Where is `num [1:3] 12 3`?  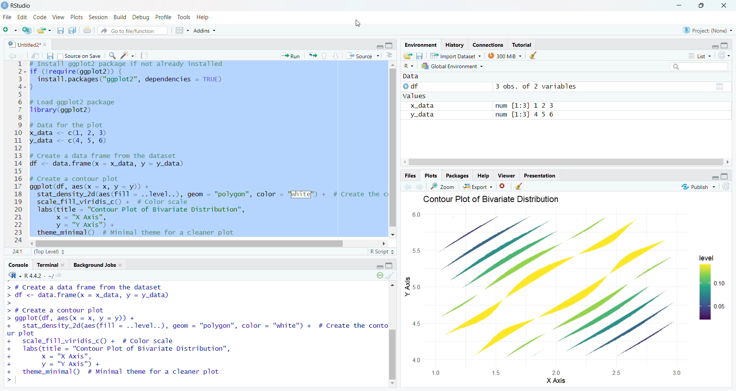
num [1:3] 12 3 is located at coordinates (524, 105).